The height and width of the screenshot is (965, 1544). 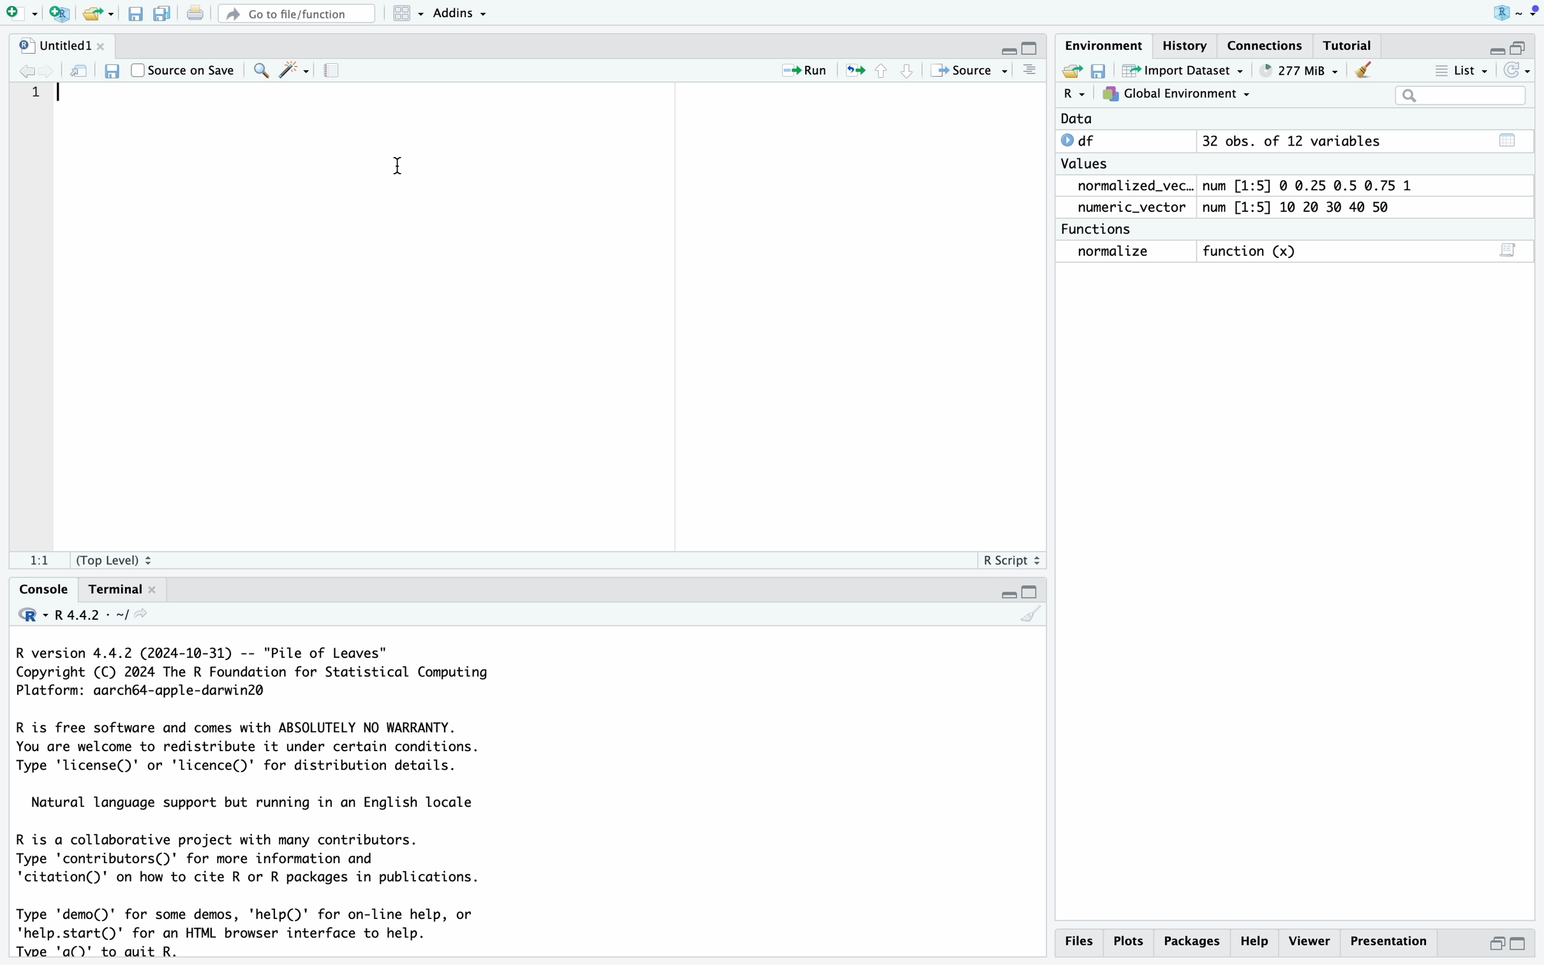 I want to click on save in new window, so click(x=80, y=71).